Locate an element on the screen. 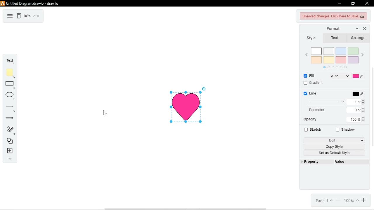 The height and width of the screenshot is (210, 374). 100% is located at coordinates (352, 201).